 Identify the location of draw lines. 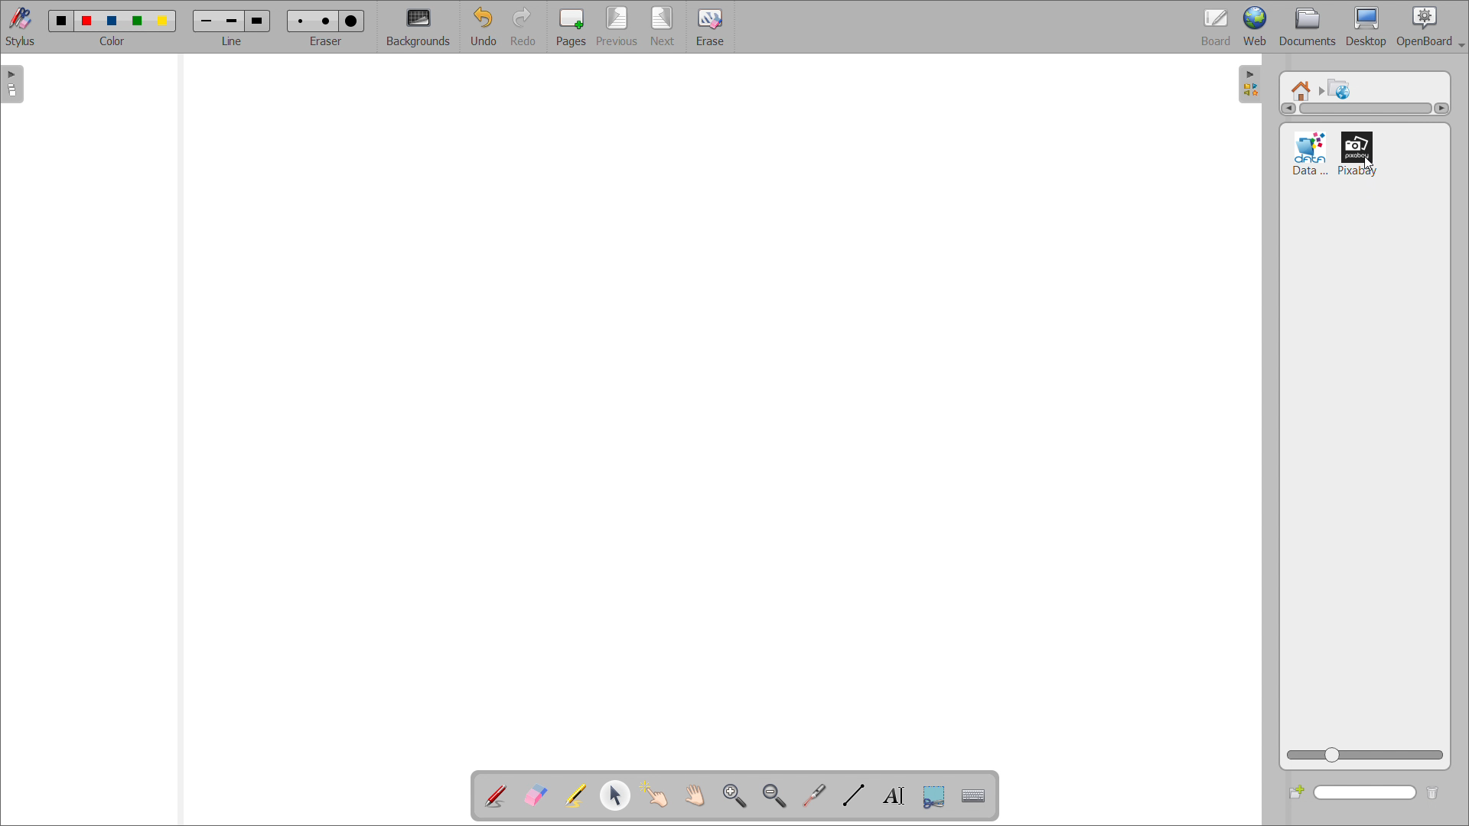
(854, 795).